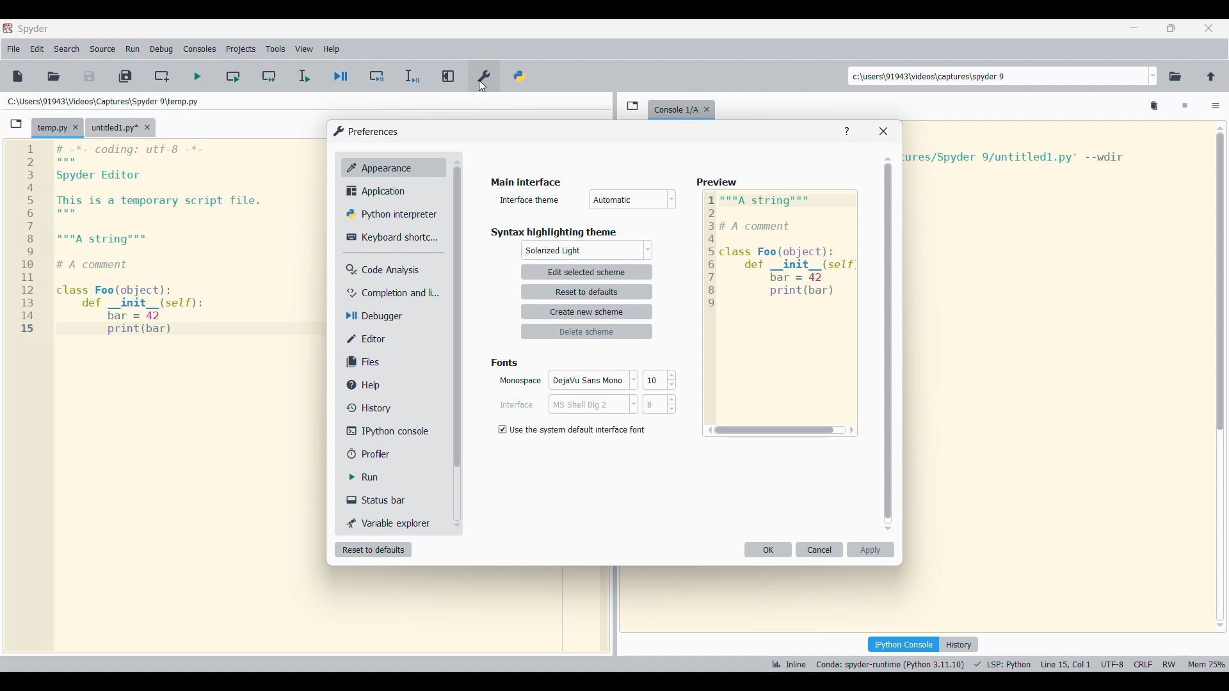 This screenshot has height=691, width=1229. I want to click on Close, so click(884, 131).